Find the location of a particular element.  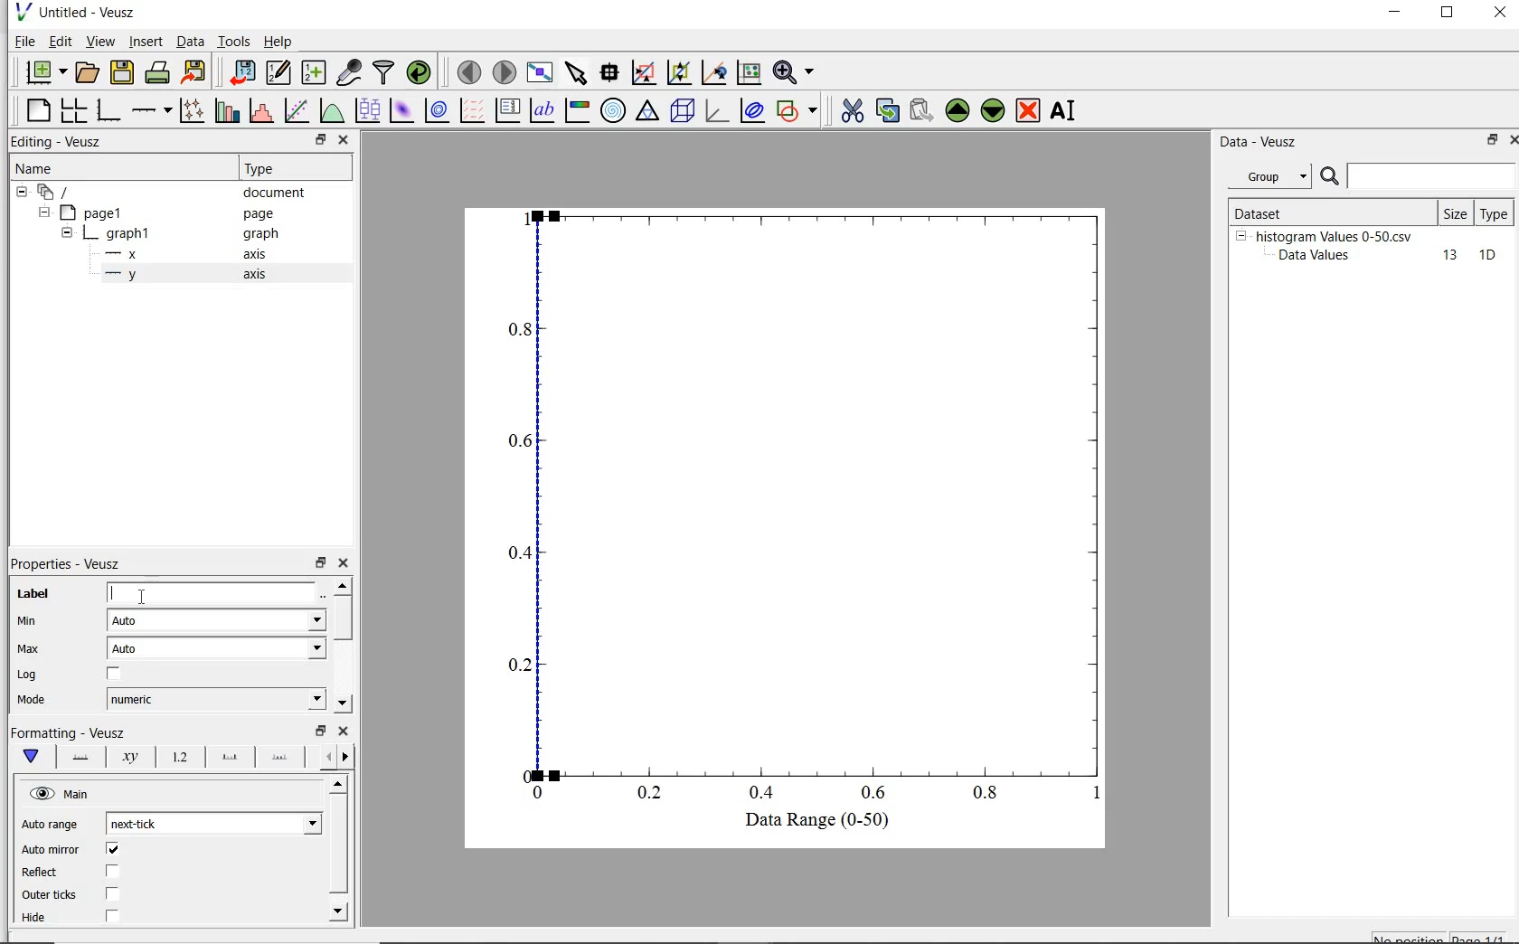

checkbox is located at coordinates (113, 894).